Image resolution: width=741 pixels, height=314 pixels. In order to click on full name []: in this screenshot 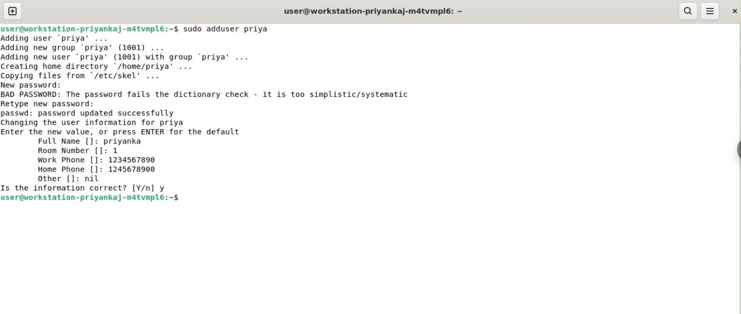, I will do `click(66, 141)`.